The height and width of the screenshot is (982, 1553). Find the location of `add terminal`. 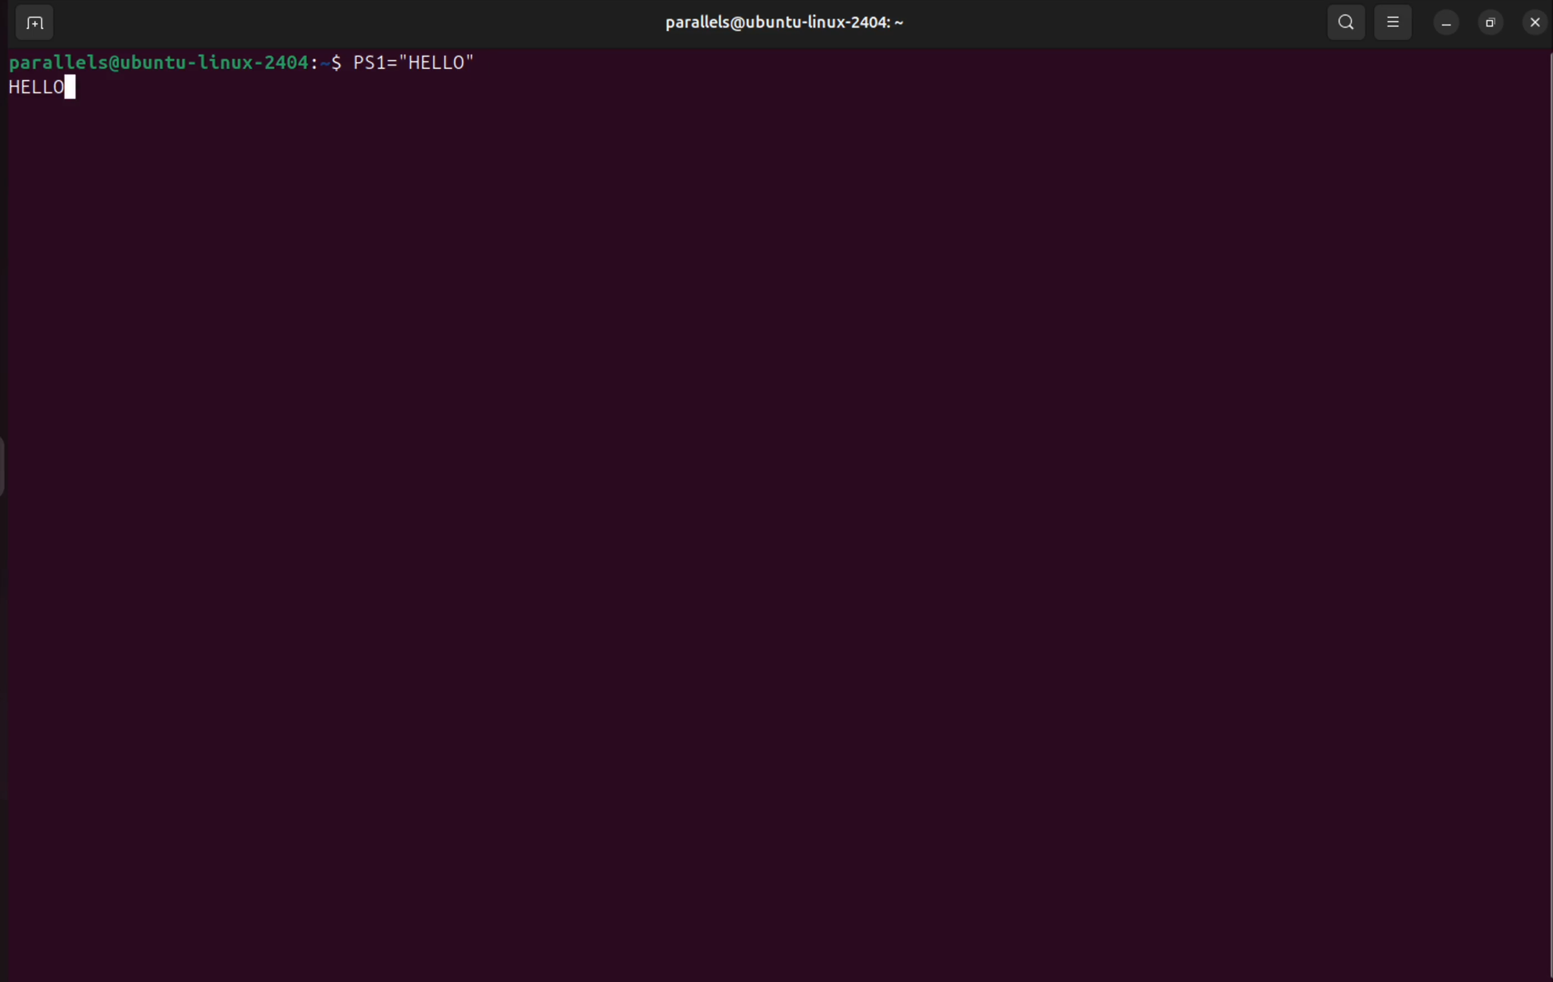

add terminal is located at coordinates (34, 24).